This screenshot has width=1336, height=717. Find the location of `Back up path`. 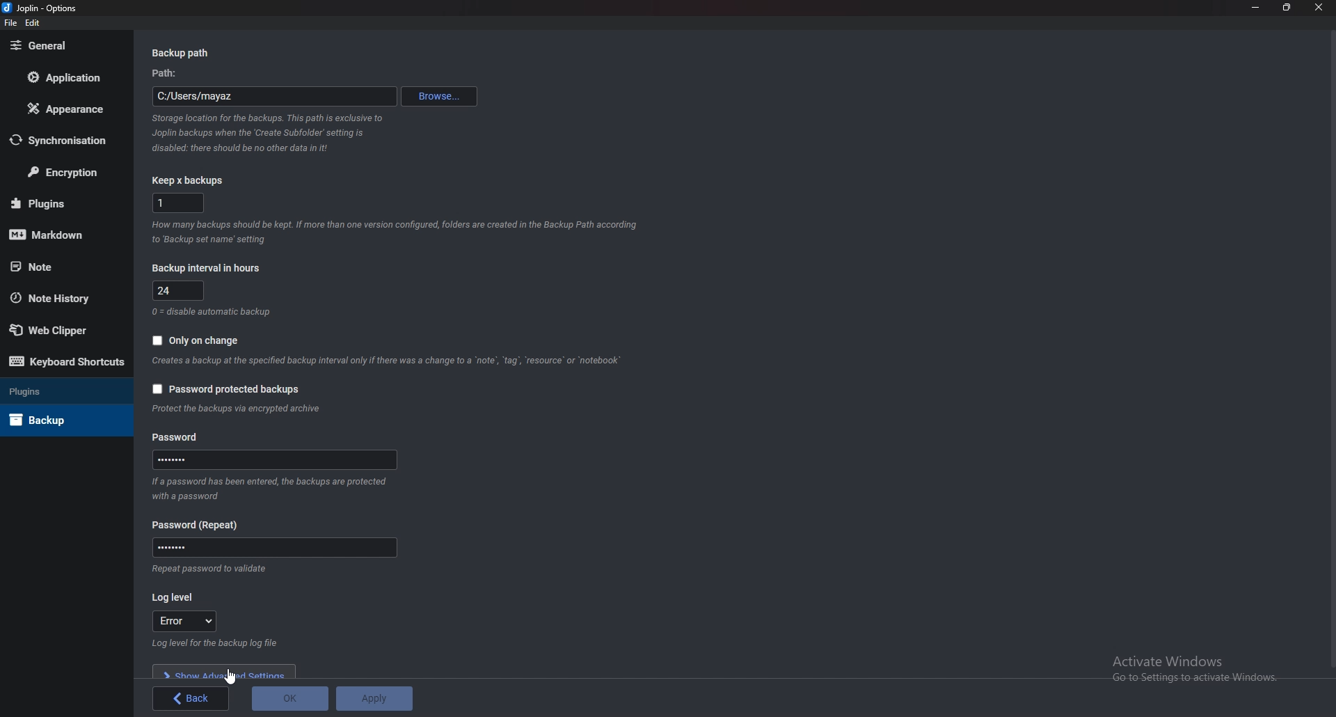

Back up path is located at coordinates (184, 54).